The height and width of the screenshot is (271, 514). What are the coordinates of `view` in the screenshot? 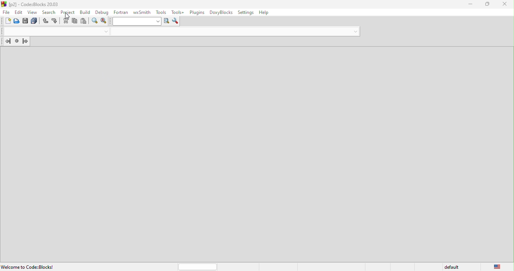 It's located at (33, 12).